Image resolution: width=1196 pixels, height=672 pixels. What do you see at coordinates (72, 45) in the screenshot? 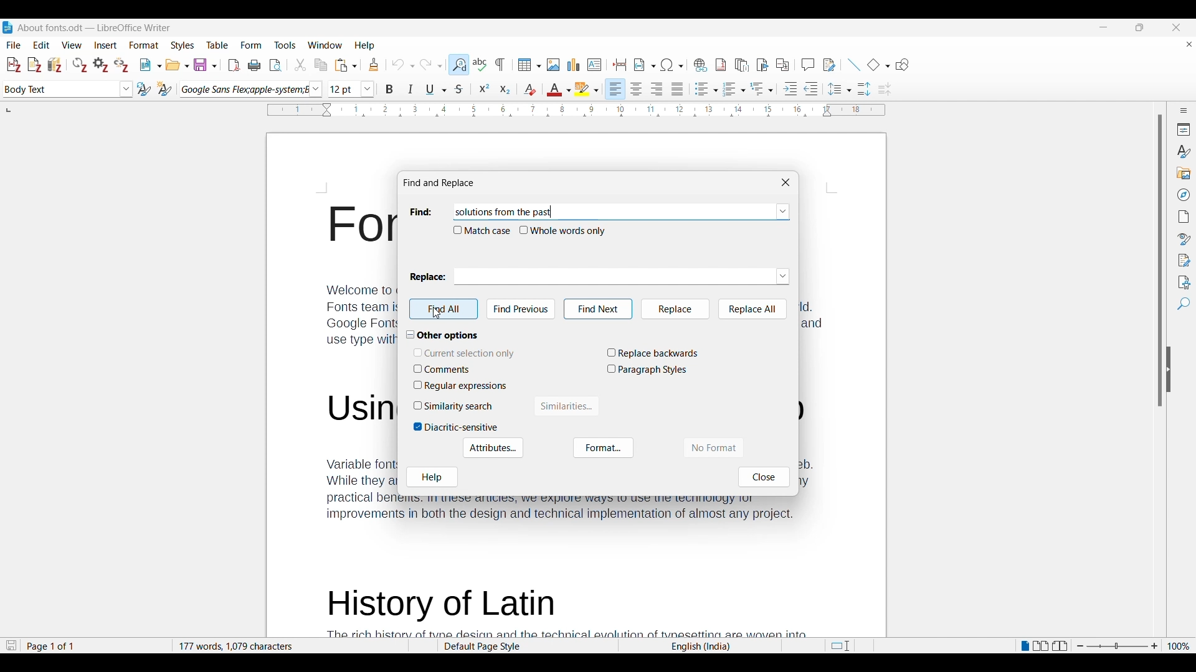
I see `View menu` at bounding box center [72, 45].